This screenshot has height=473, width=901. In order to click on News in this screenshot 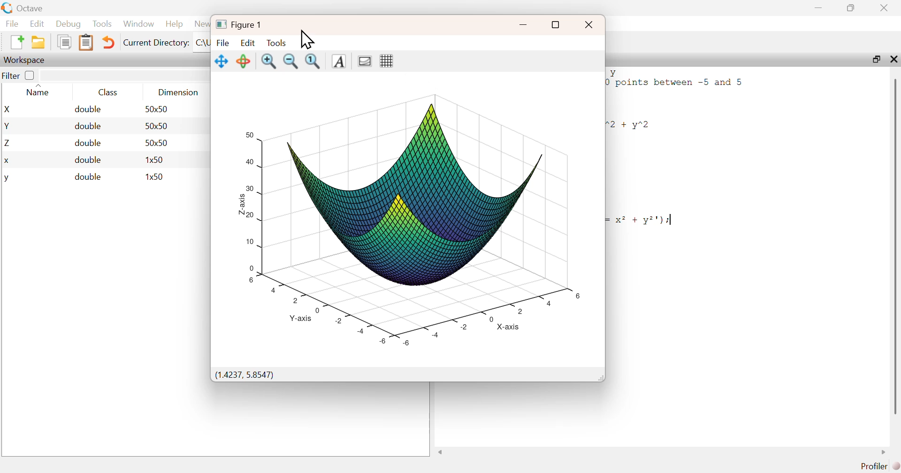, I will do `click(202, 24)`.